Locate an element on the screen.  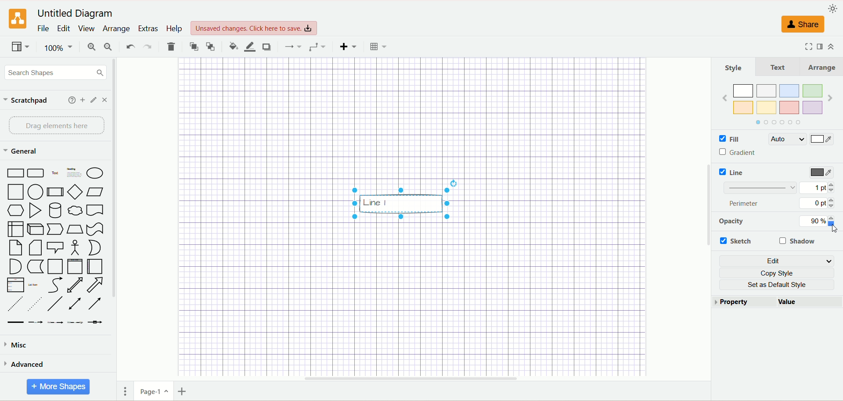
Checkbox is located at coordinates (721, 172).